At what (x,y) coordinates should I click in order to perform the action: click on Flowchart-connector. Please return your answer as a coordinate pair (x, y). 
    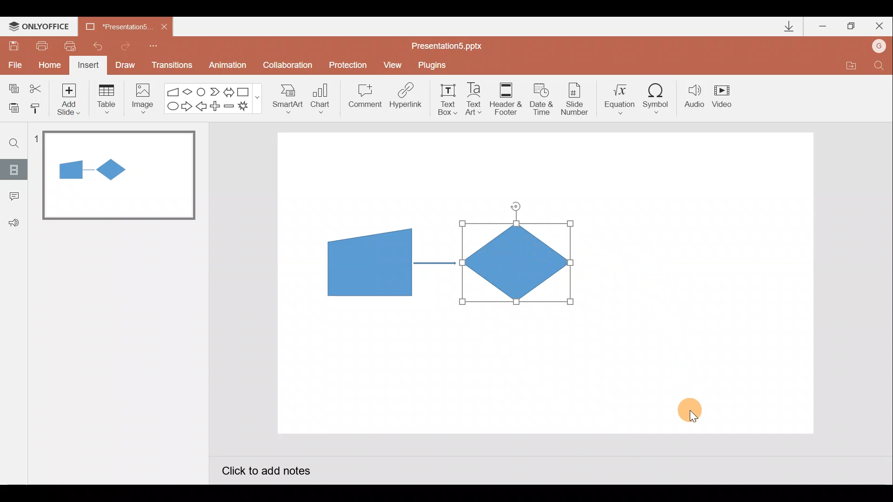
    Looking at the image, I should click on (202, 91).